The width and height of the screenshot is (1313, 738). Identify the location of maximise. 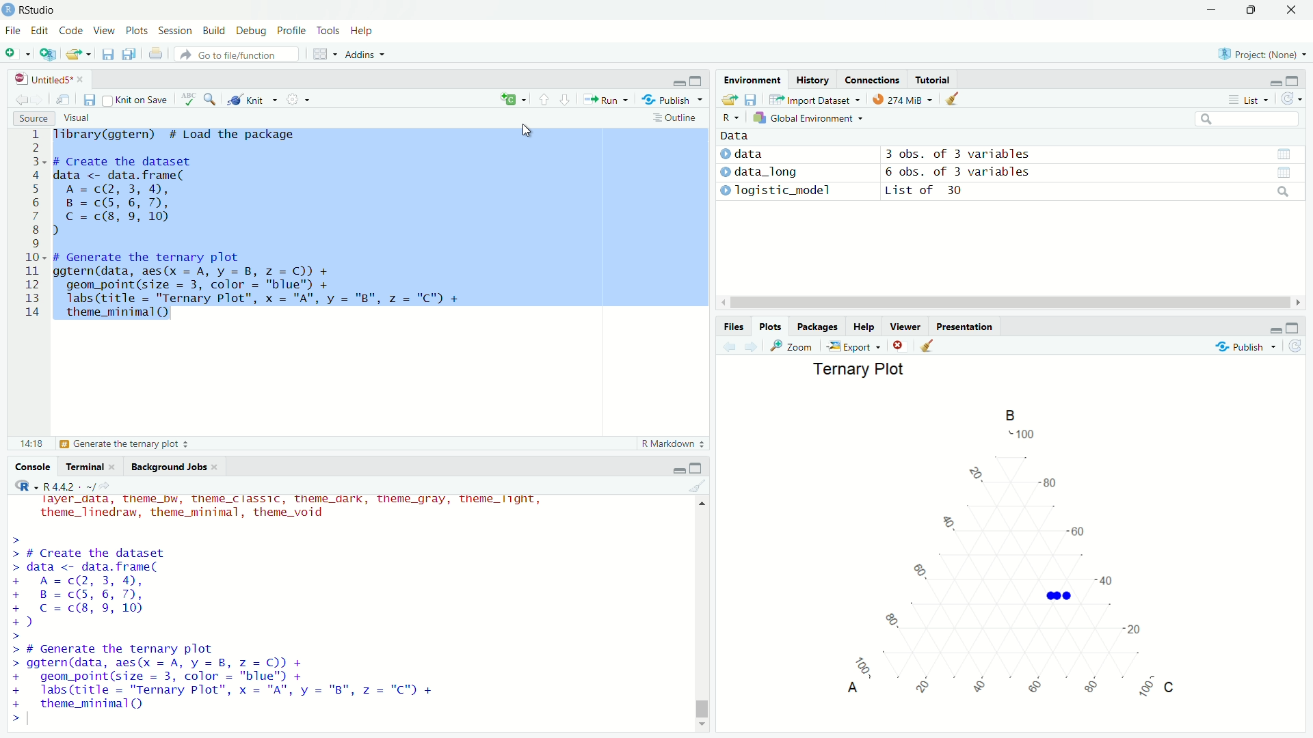
(699, 468).